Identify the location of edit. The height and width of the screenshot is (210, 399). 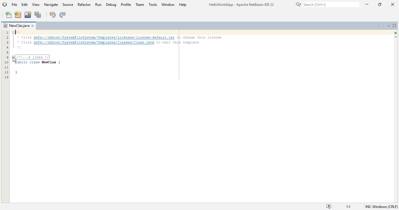
(25, 5).